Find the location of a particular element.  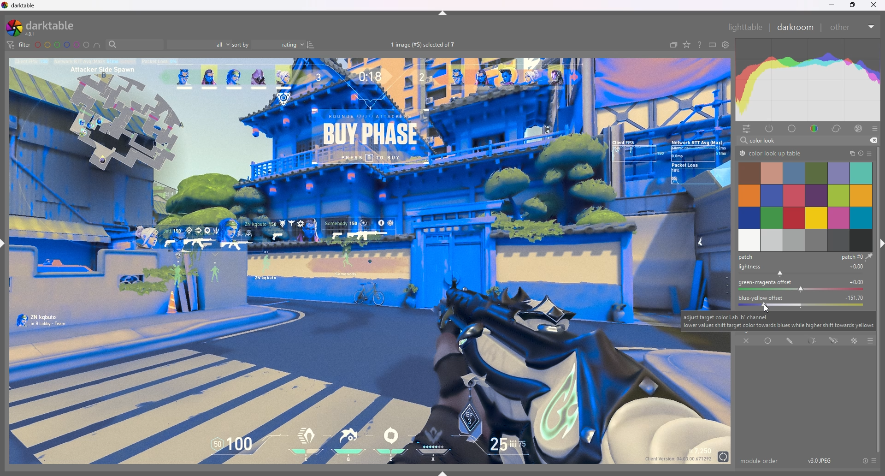

remove is located at coordinates (873, 140).